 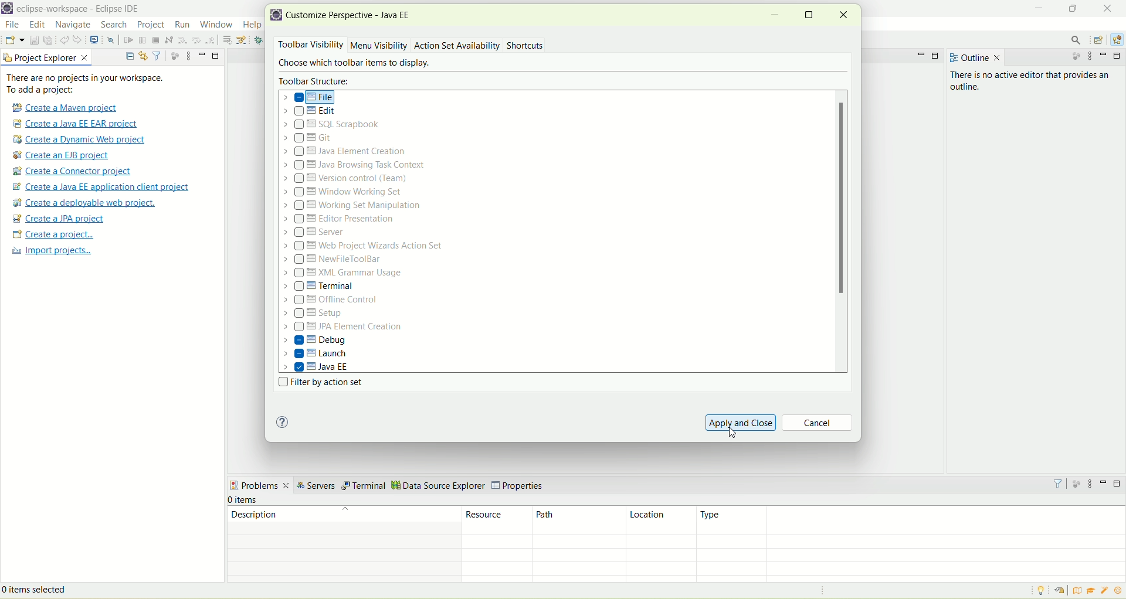 What do you see at coordinates (350, 178) in the screenshot?
I see `version control` at bounding box center [350, 178].